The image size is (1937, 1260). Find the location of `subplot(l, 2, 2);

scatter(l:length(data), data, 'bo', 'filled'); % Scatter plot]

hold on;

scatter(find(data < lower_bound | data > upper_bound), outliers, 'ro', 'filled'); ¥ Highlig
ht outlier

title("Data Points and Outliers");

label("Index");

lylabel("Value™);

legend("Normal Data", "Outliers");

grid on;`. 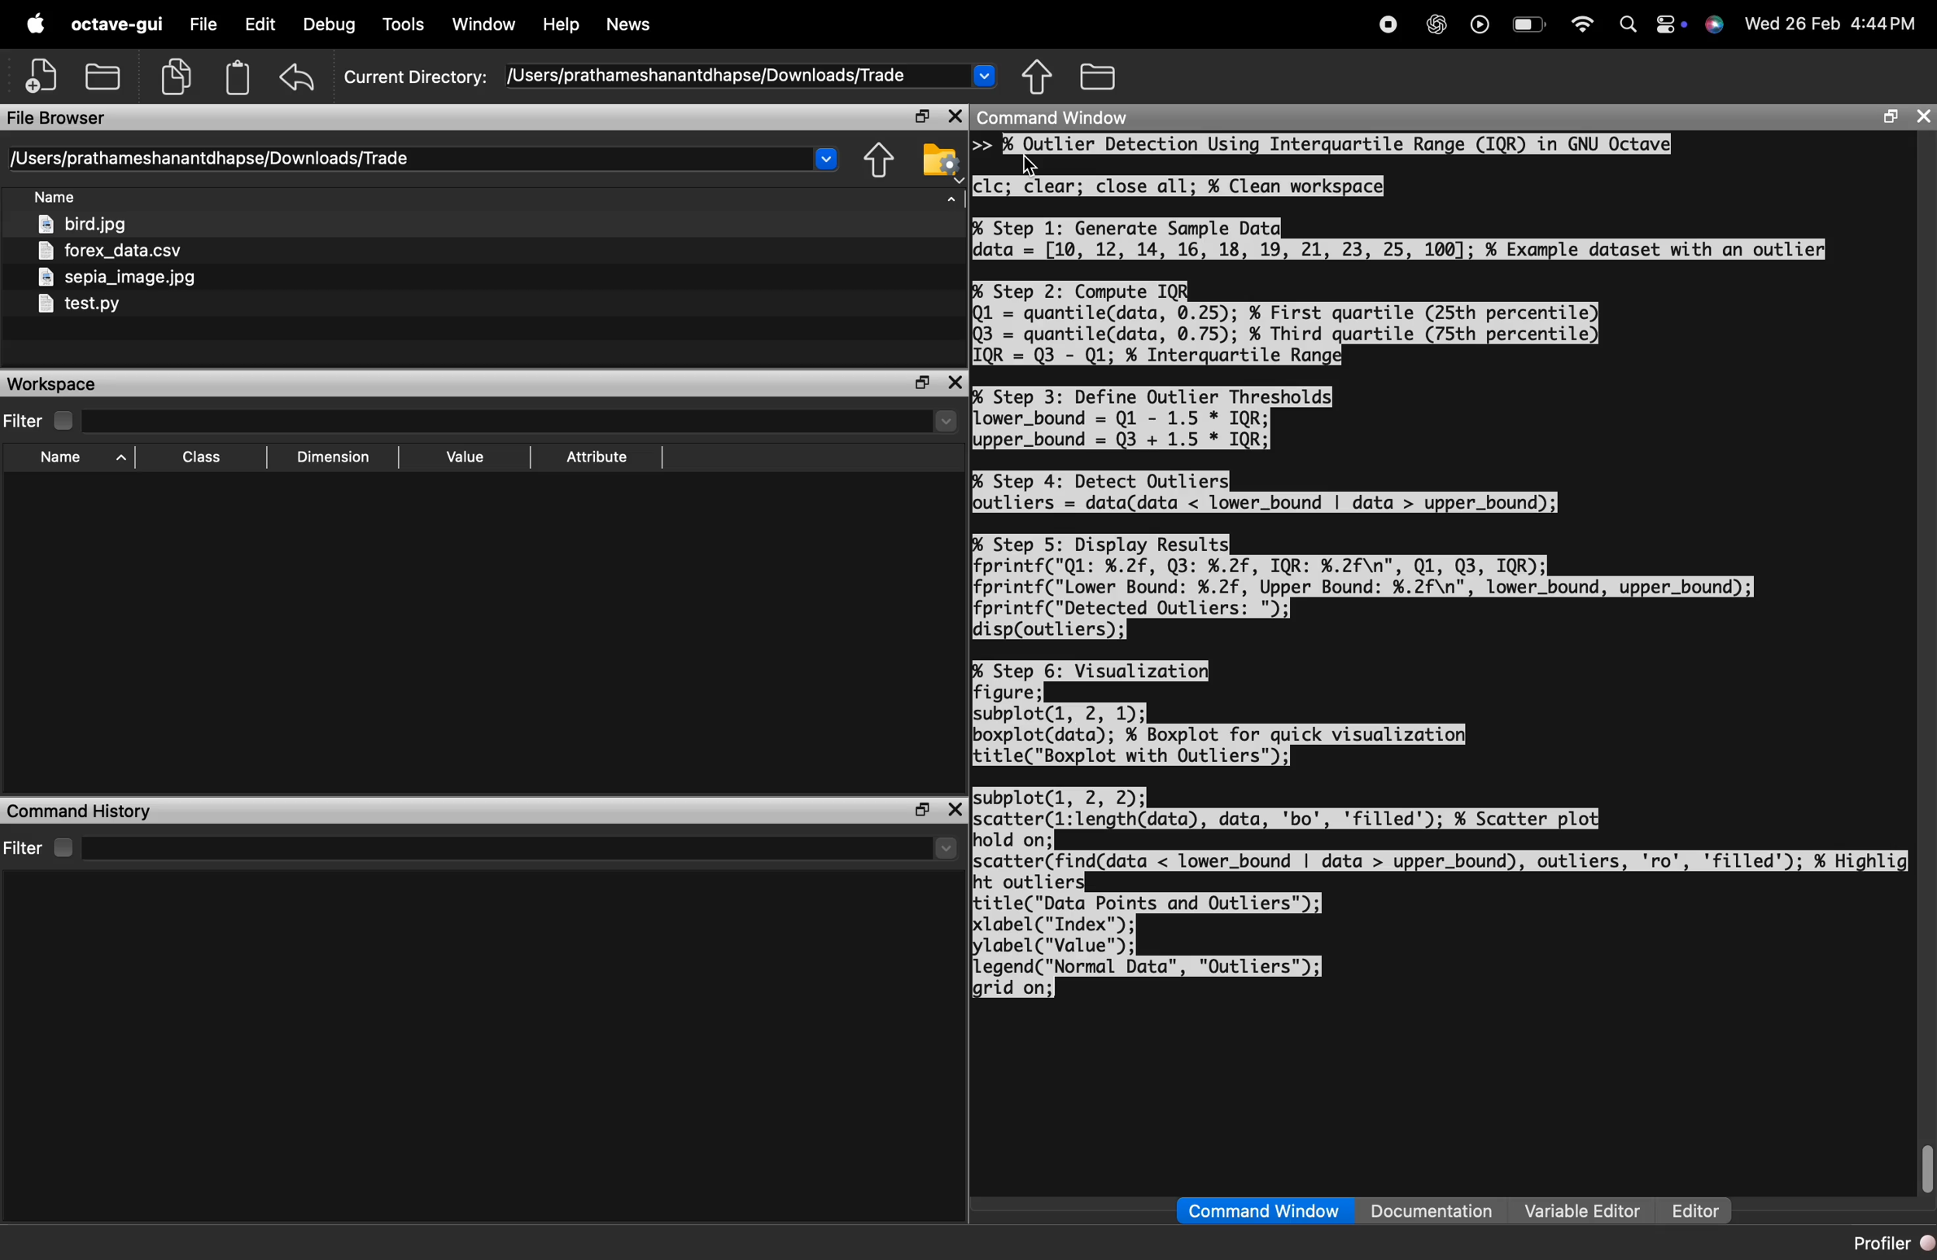

subplot(l, 2, 2);

scatter(l:length(data), data, 'bo', 'filled'); % Scatter plot]

hold on;

scatter(find(data < lower_bound | data > upper_bound), outliers, 'ro', 'filled'); ¥ Highlig
ht outlier

title("Data Points and Outliers");

label("Index");

lylabel("Value™);

legend("Normal Data", "Outliers");

grid on; is located at coordinates (1442, 892).